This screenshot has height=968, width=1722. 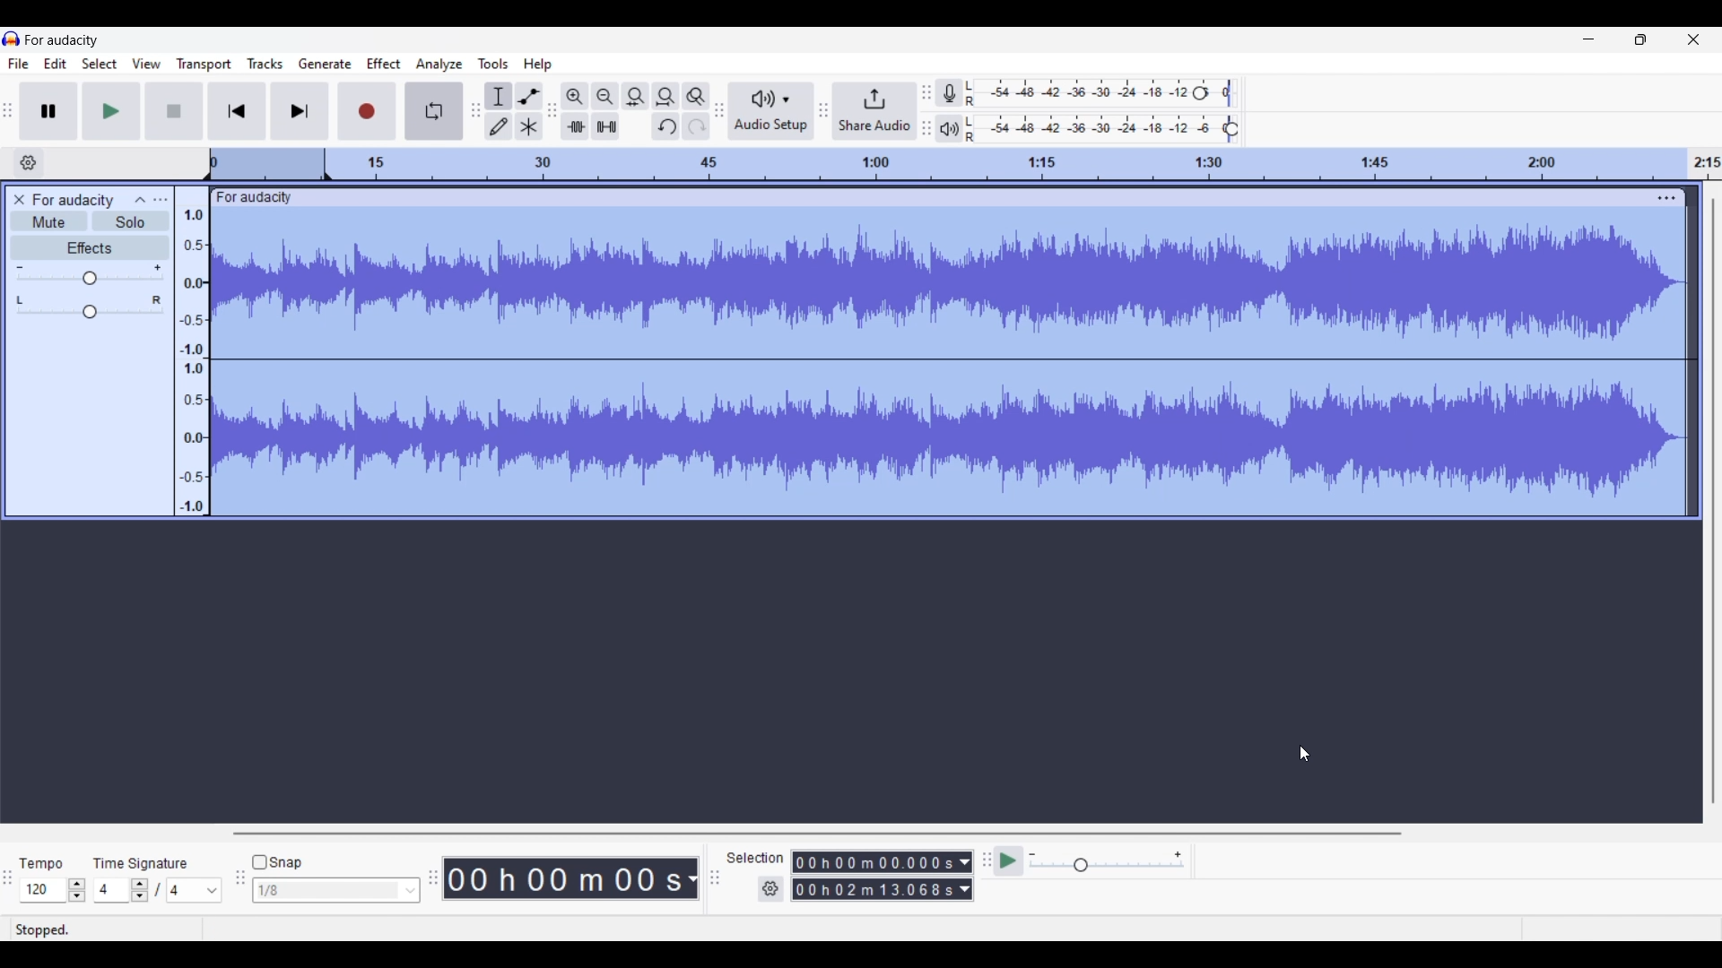 I want to click on Change playback speed, so click(x=1106, y=866).